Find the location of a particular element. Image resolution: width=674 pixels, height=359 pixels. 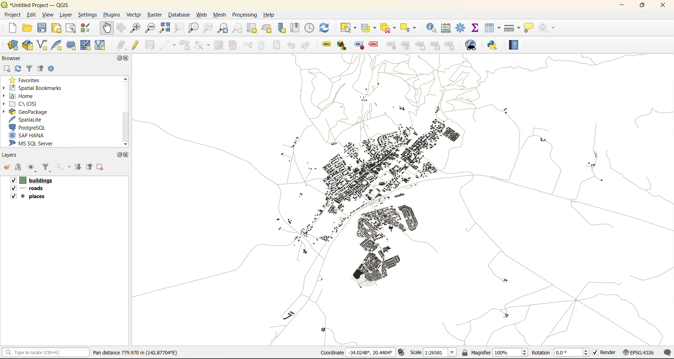

scale is located at coordinates (433, 353).